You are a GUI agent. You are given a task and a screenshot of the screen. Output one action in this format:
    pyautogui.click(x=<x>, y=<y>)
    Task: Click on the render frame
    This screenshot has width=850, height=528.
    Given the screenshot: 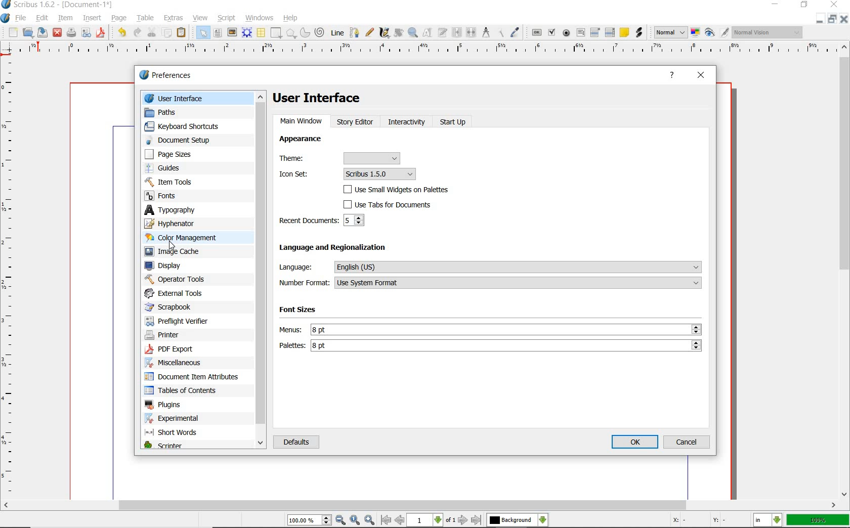 What is the action you would take?
    pyautogui.click(x=247, y=32)
    